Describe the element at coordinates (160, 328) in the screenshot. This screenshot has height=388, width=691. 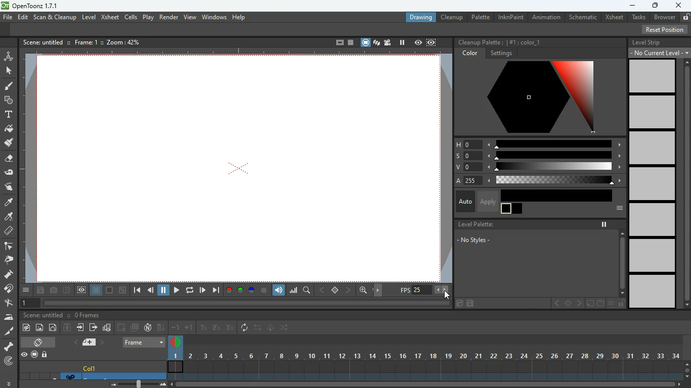
I see `down` at that location.